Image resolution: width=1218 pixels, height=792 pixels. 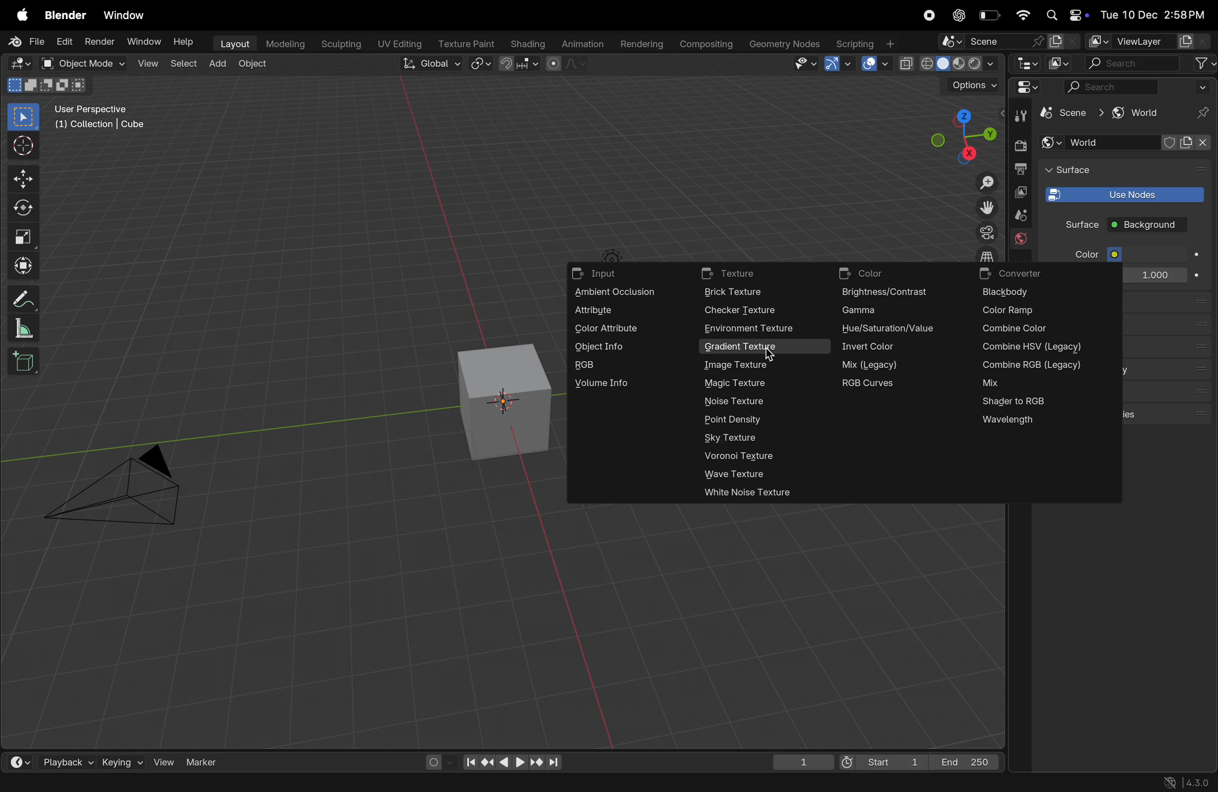 I want to click on balckbody, so click(x=1017, y=293).